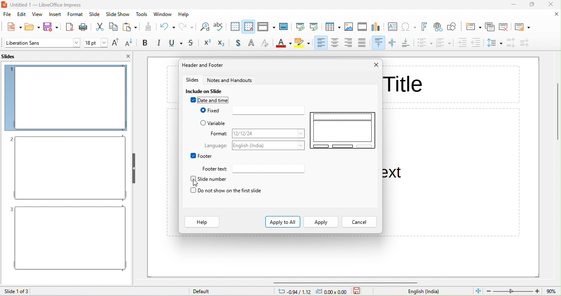 This screenshot has height=296, width=561. Describe the element at coordinates (490, 27) in the screenshot. I see `duplicate slide` at that location.